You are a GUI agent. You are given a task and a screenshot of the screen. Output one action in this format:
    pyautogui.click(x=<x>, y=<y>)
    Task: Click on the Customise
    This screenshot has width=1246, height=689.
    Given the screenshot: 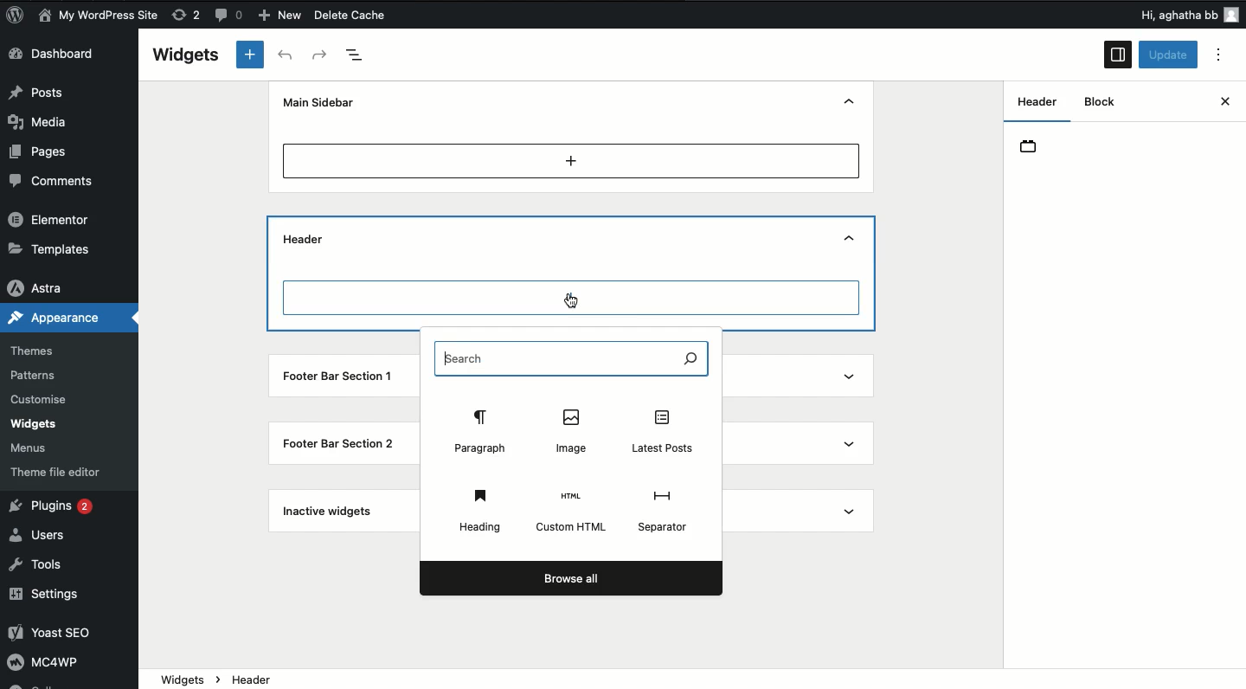 What is the action you would take?
    pyautogui.click(x=42, y=398)
    